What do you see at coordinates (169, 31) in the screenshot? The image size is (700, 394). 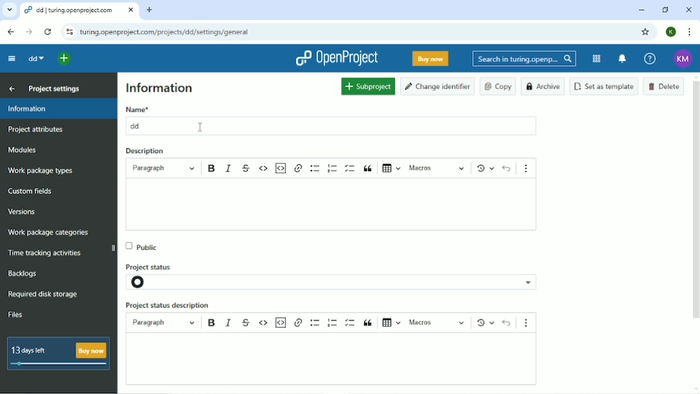 I see `turing.openprojects.com/projects/dd/settings/general` at bounding box center [169, 31].